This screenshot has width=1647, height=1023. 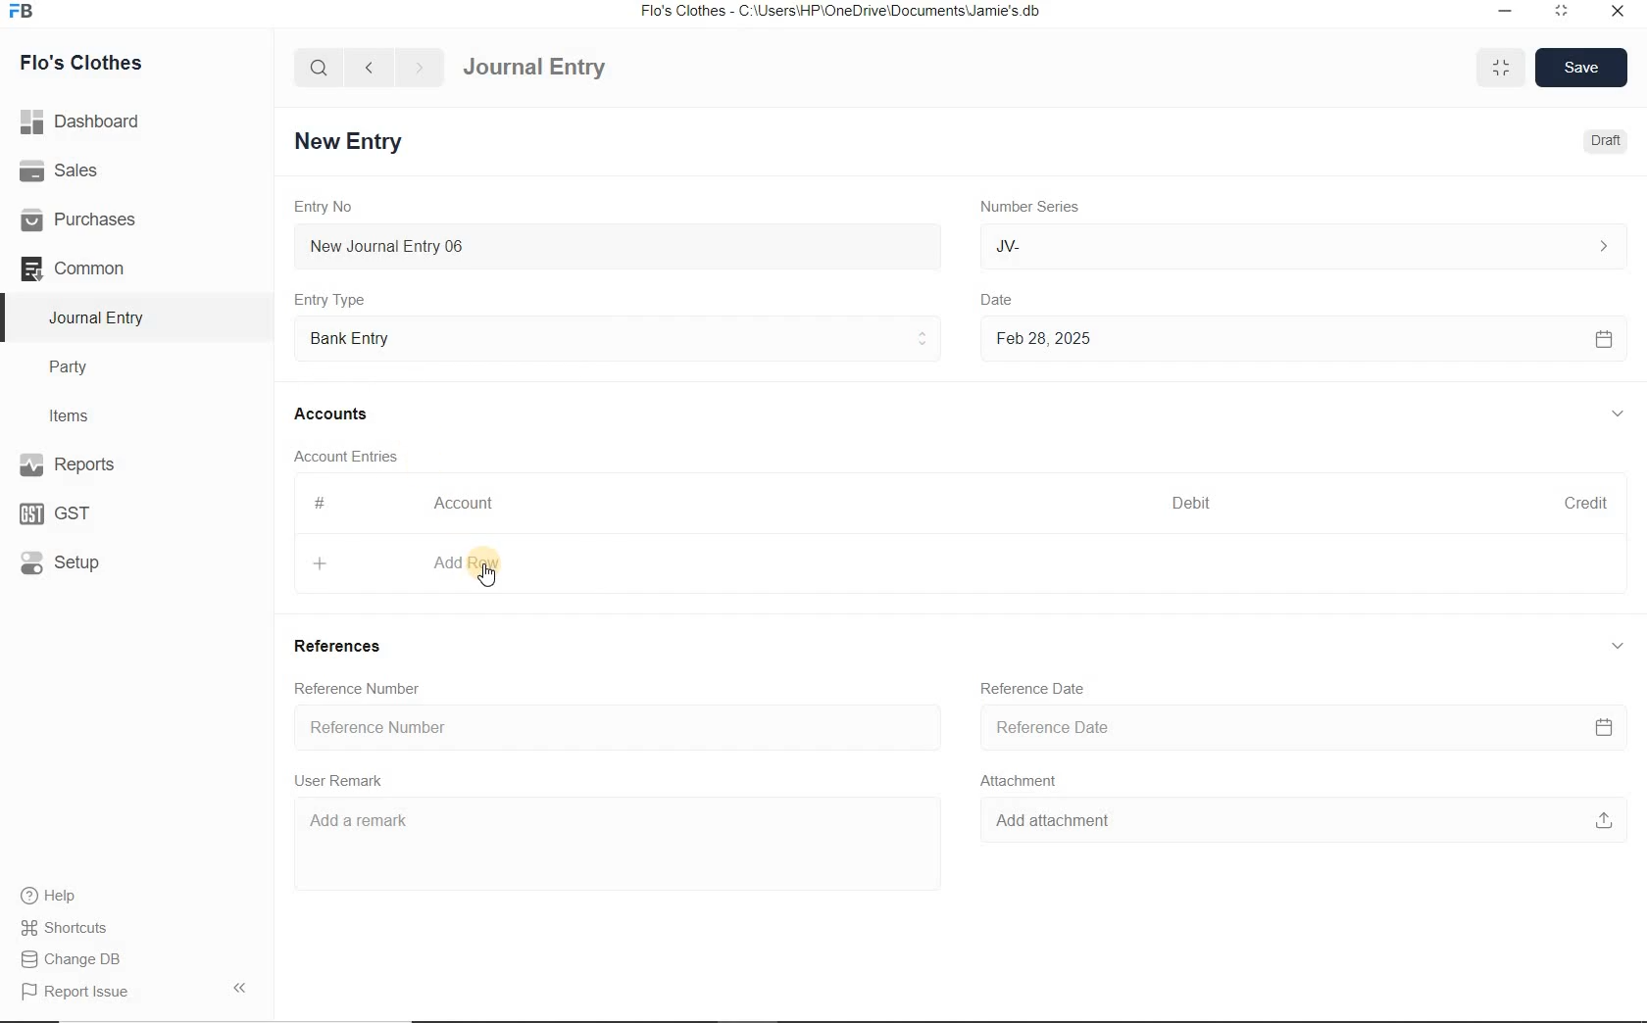 I want to click on Purchases, so click(x=87, y=219).